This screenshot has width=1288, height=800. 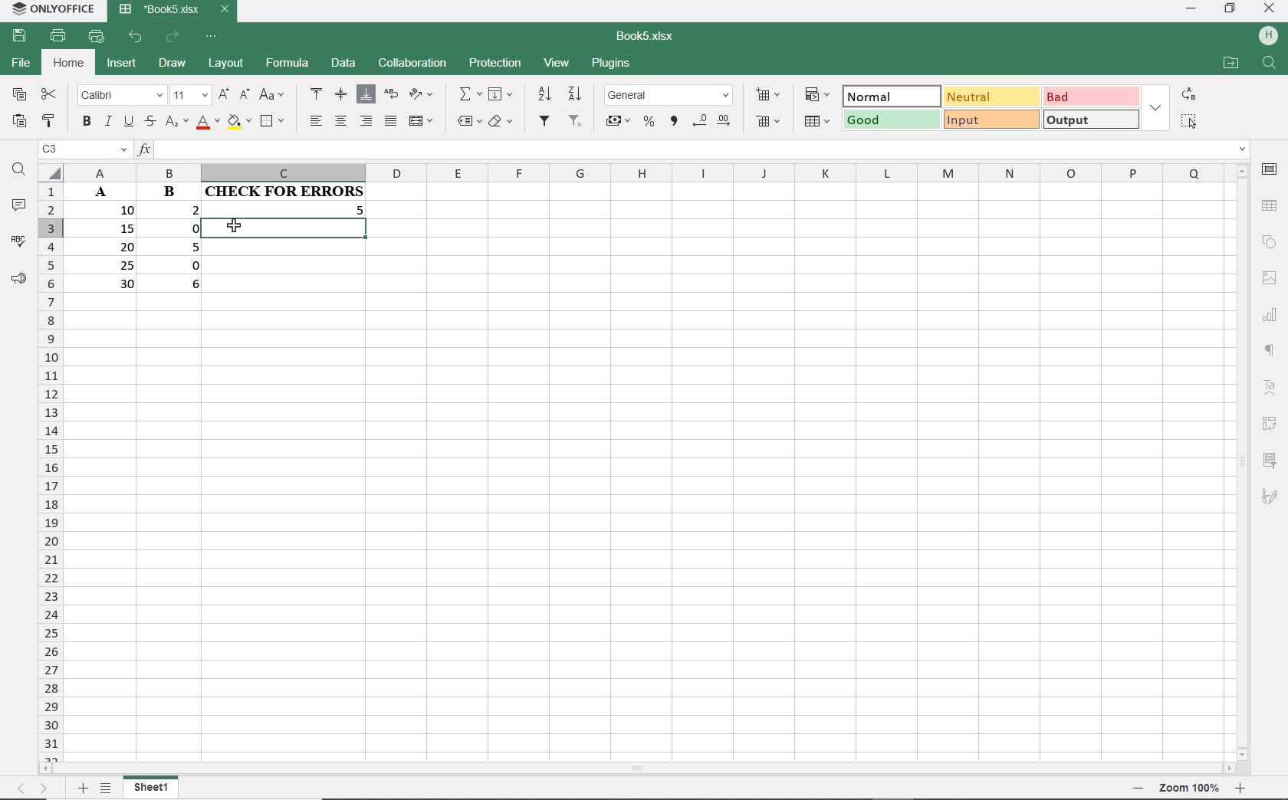 I want to click on , so click(x=1190, y=788).